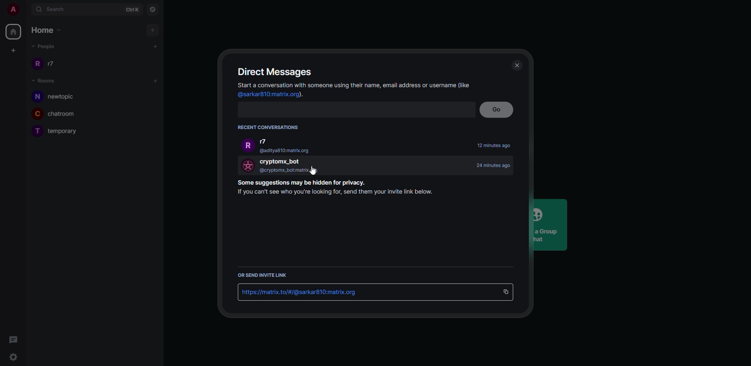  I want to click on id, so click(269, 95).